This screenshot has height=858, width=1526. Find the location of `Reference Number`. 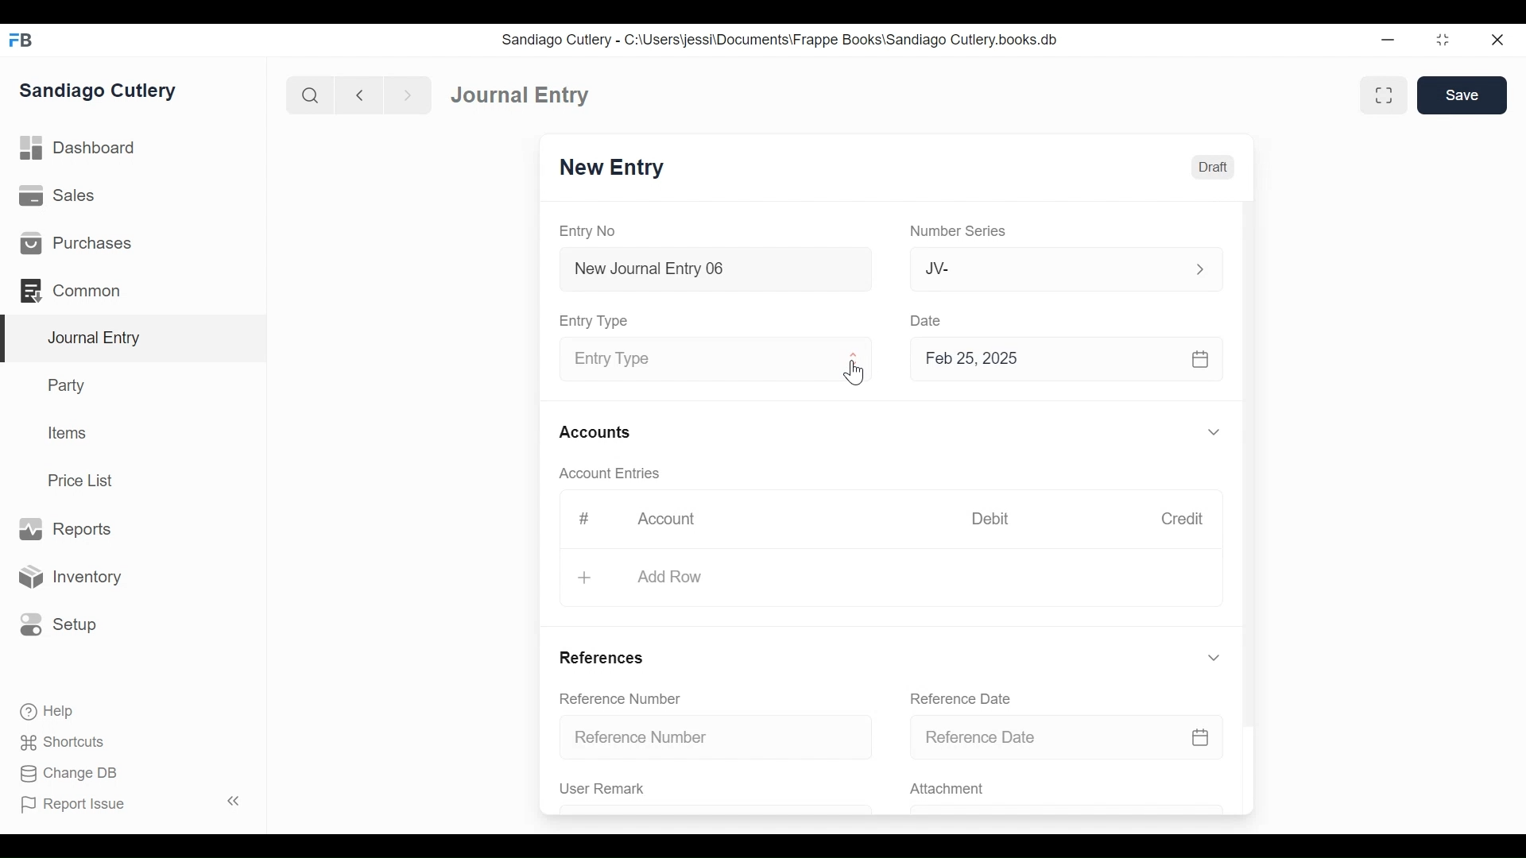

Reference Number is located at coordinates (620, 698).